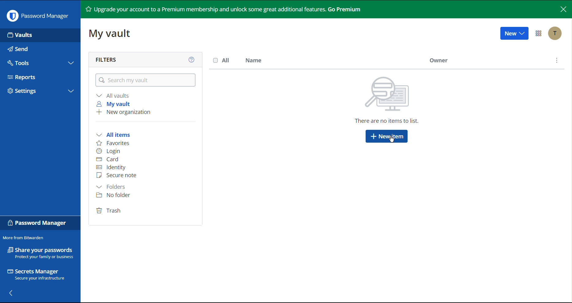 This screenshot has width=572, height=303. I want to click on Search my vault, so click(146, 80).